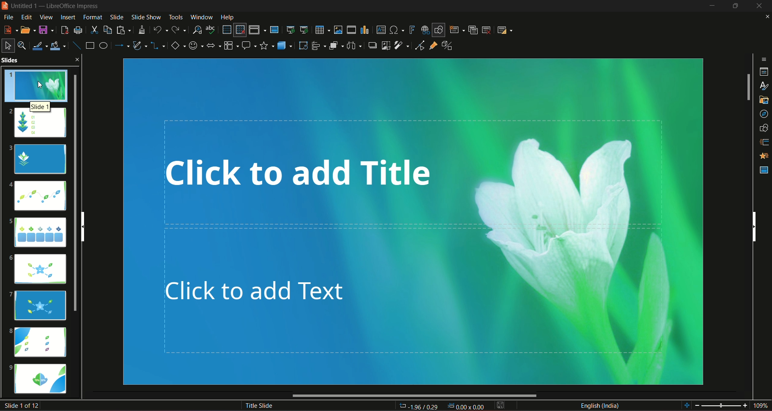 The width and height of the screenshot is (772, 411). I want to click on slide 2, so click(39, 125).